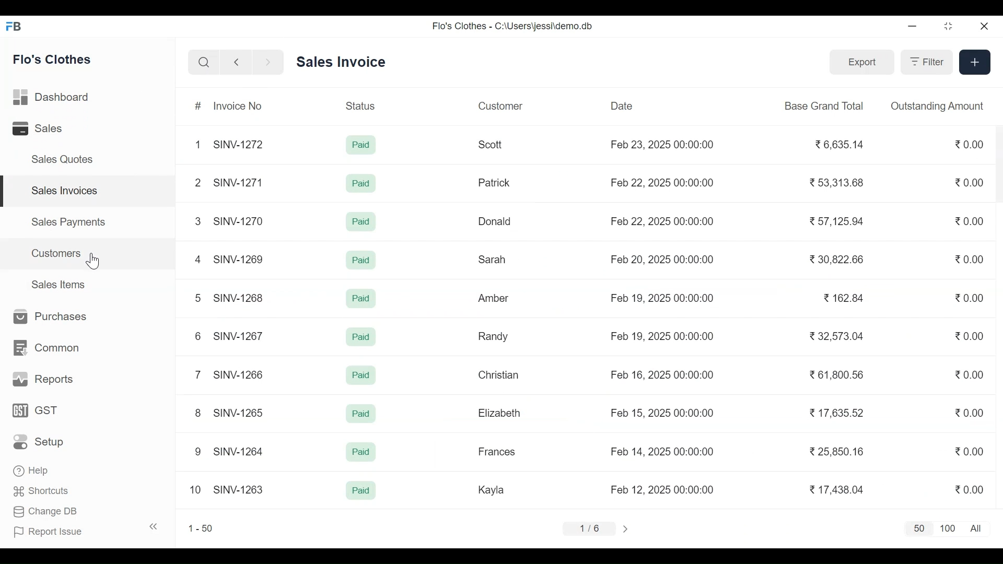 The width and height of the screenshot is (1003, 564). Describe the element at coordinates (836, 220) in the screenshot. I see `57,125.94` at that location.